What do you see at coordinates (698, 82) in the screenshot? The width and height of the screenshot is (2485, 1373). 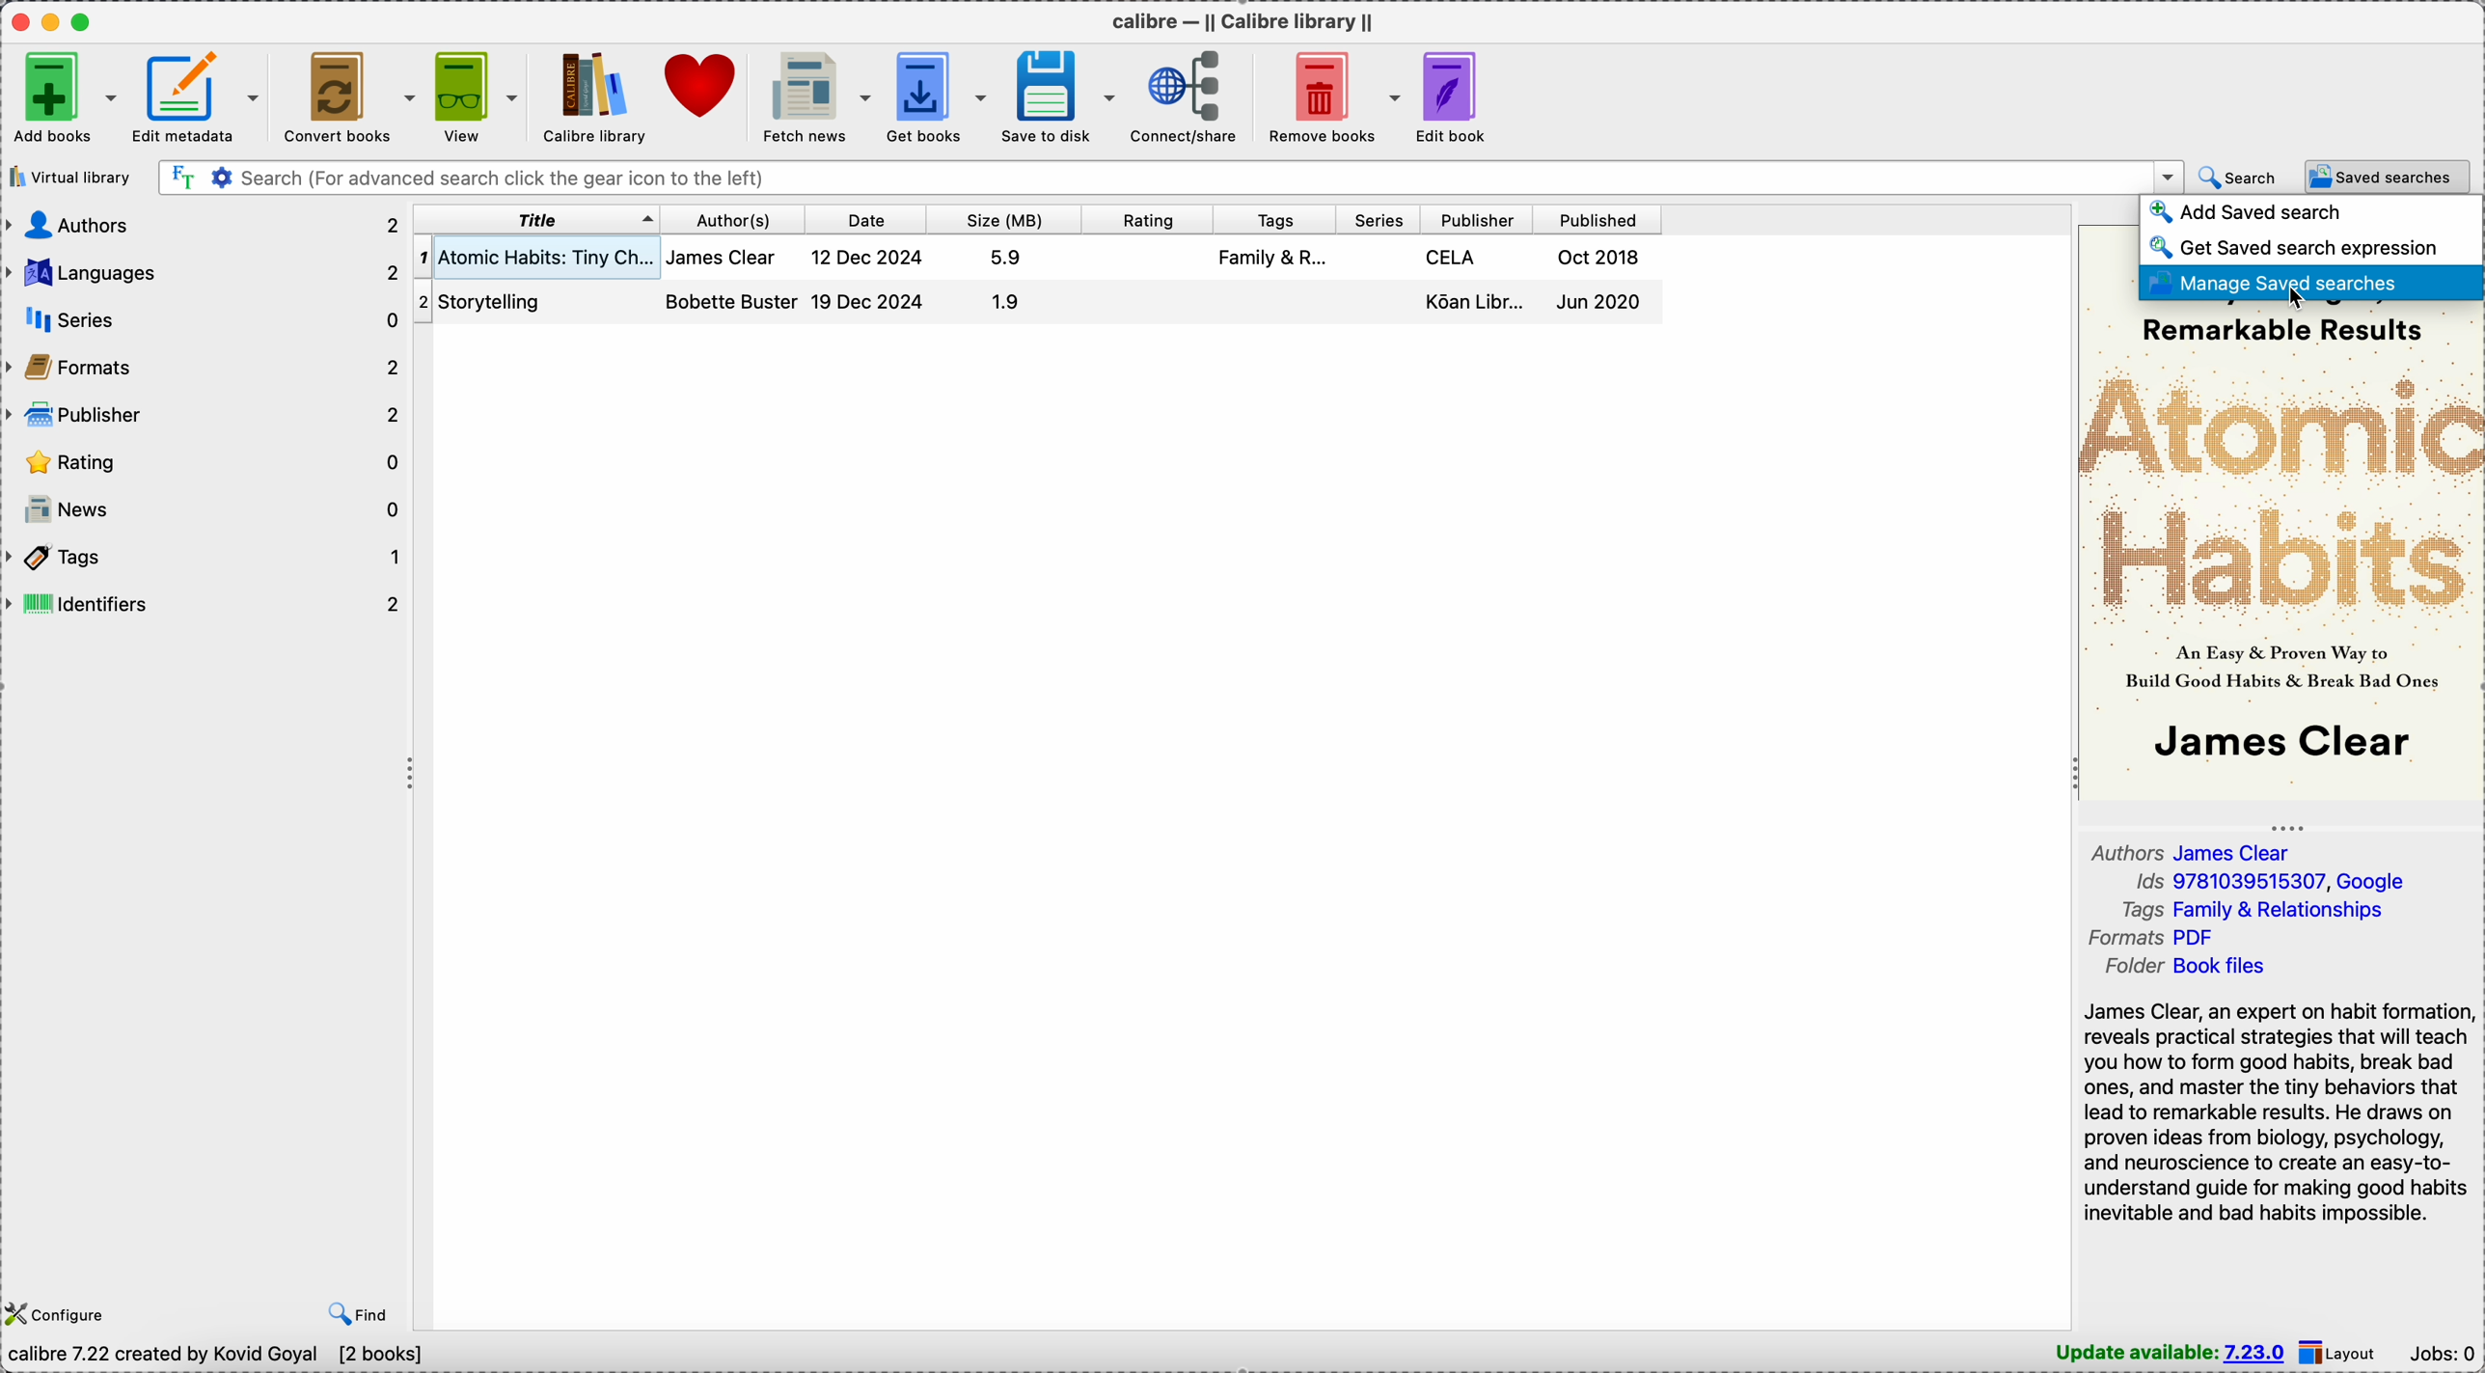 I see `donate` at bounding box center [698, 82].